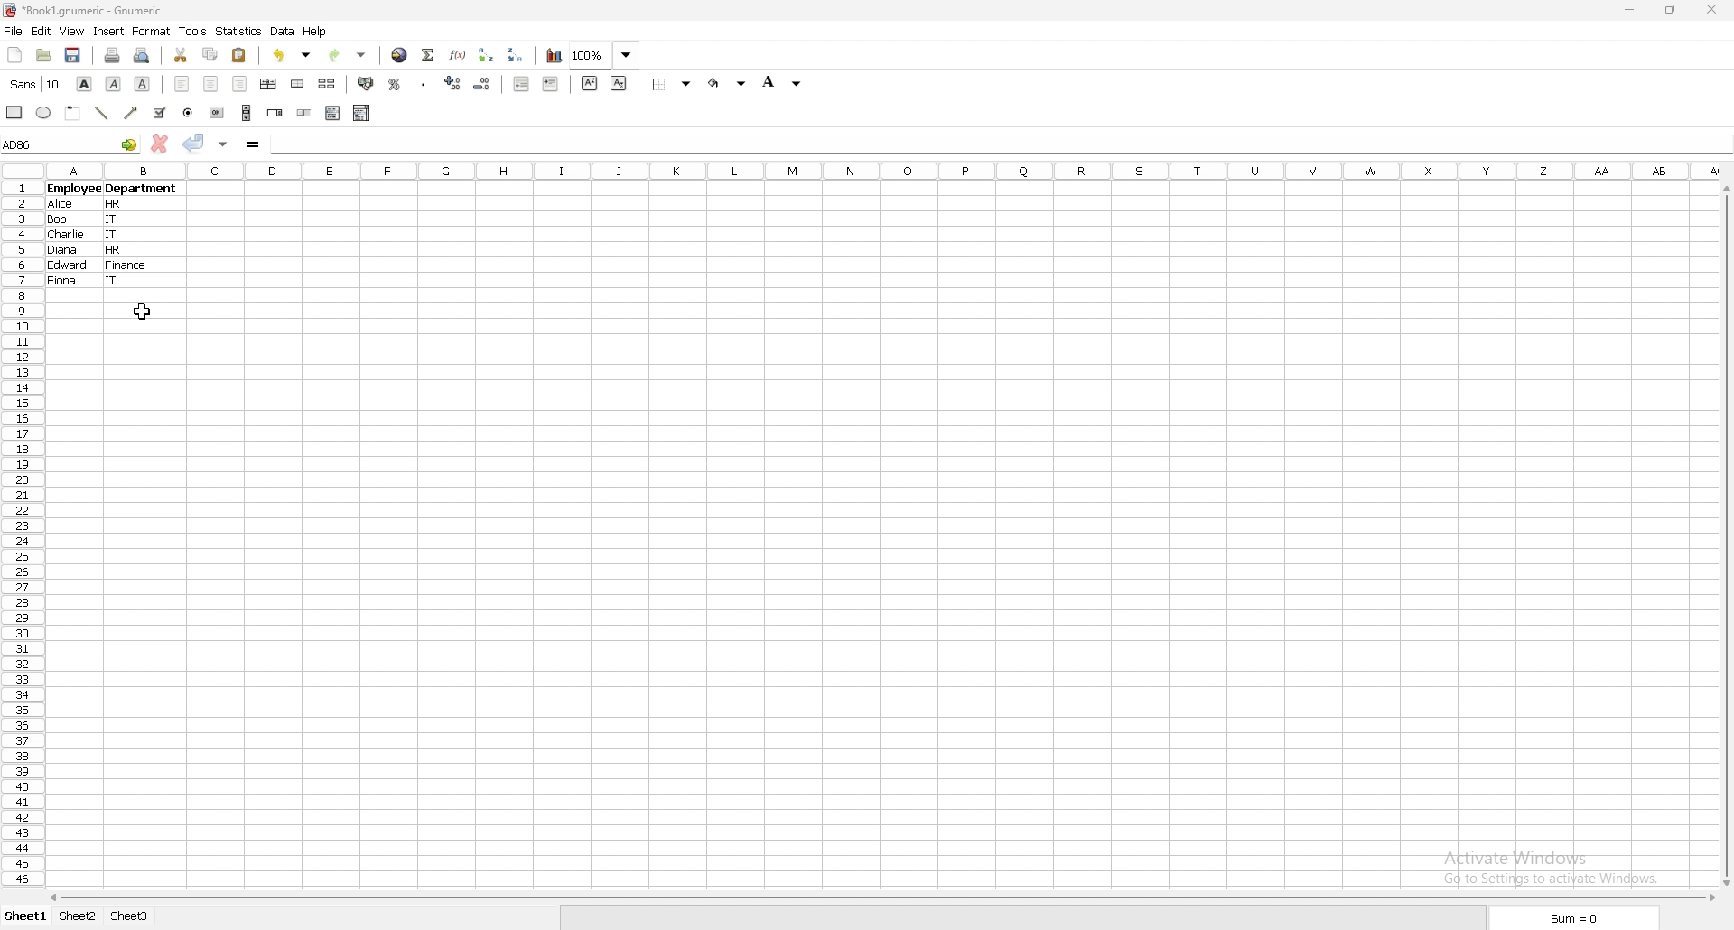  Describe the element at coordinates (79, 916) in the screenshot. I see `sheet 2` at that location.